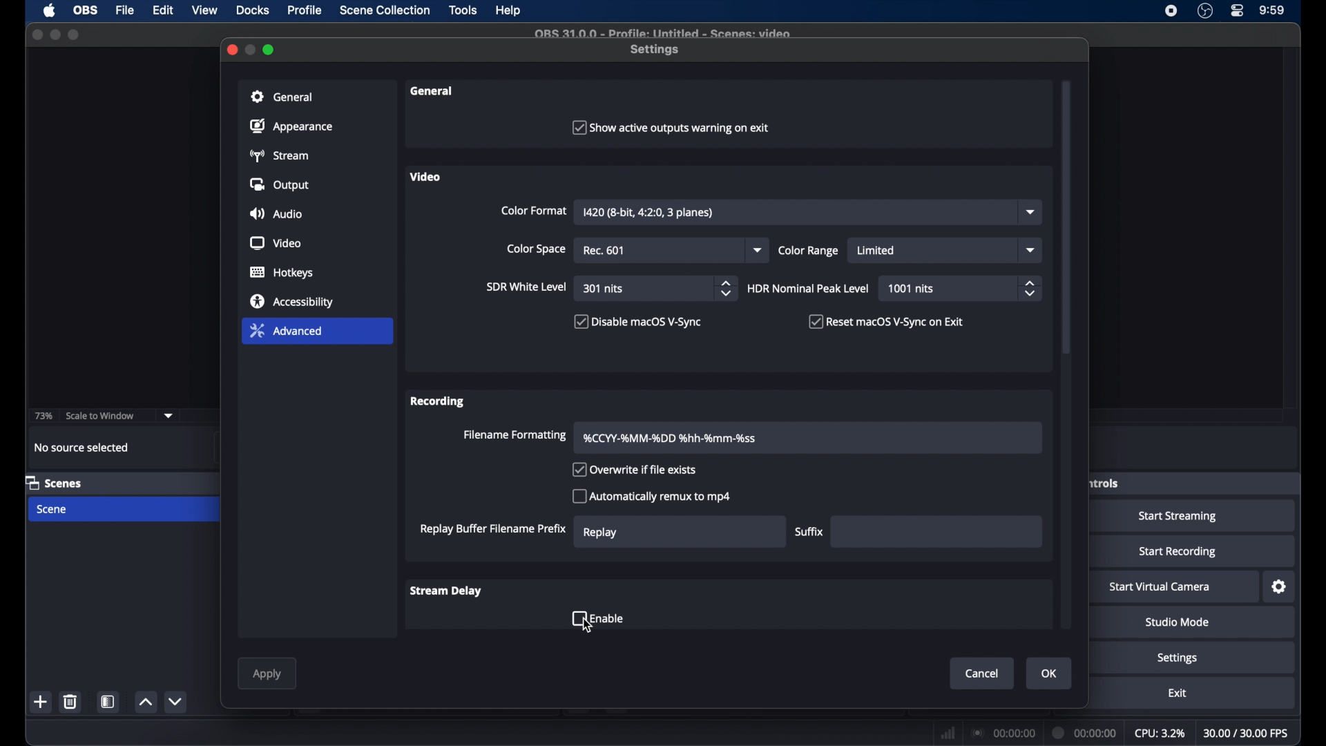  Describe the element at coordinates (656, 50) in the screenshot. I see `settings` at that location.